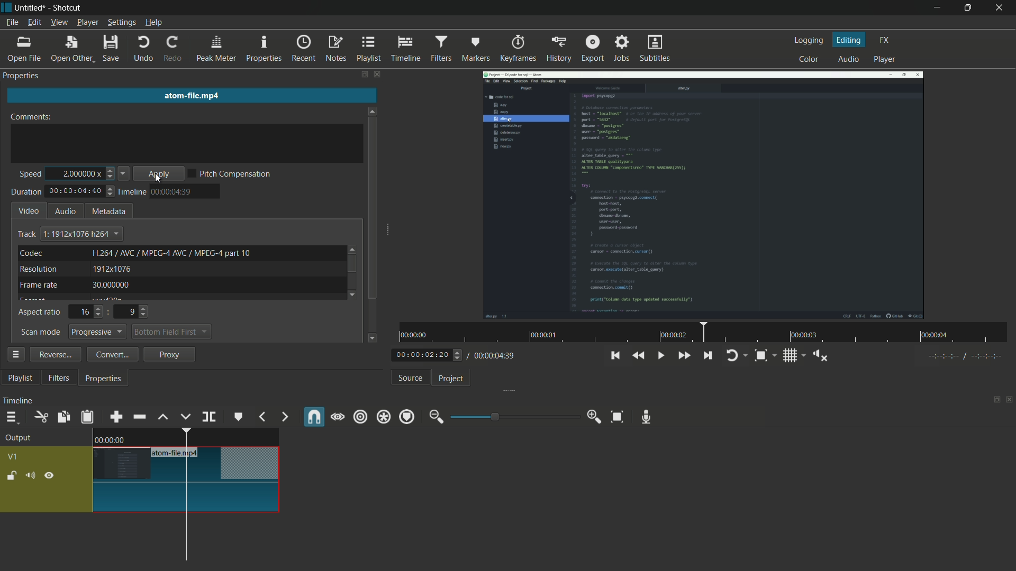  I want to click on bottom field first, so click(164, 331).